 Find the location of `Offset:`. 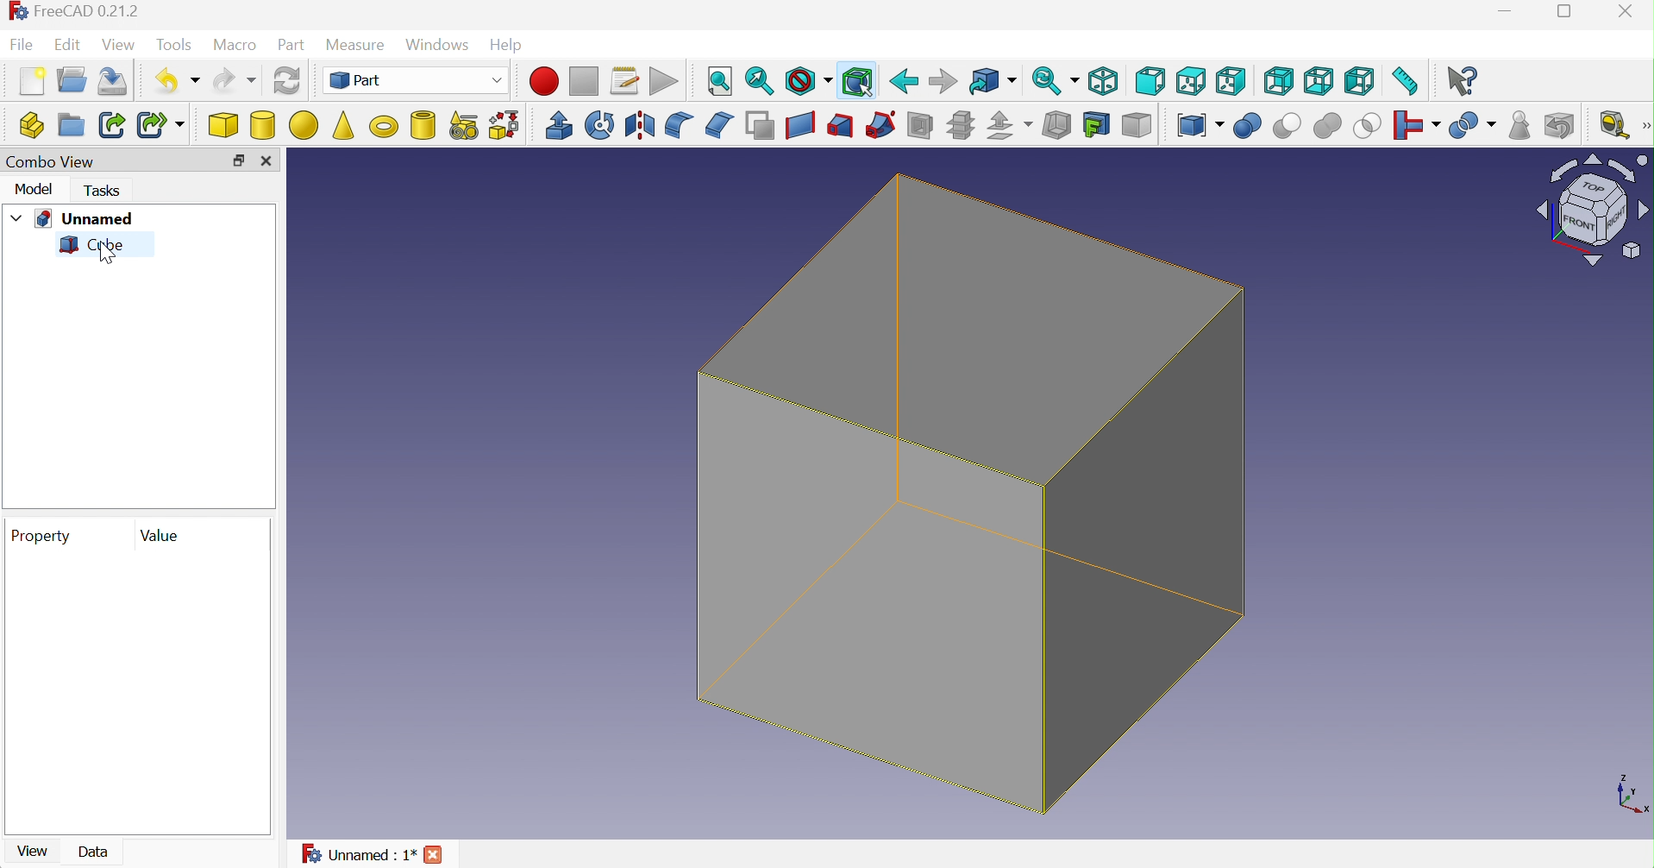

Offset: is located at coordinates (1011, 128).